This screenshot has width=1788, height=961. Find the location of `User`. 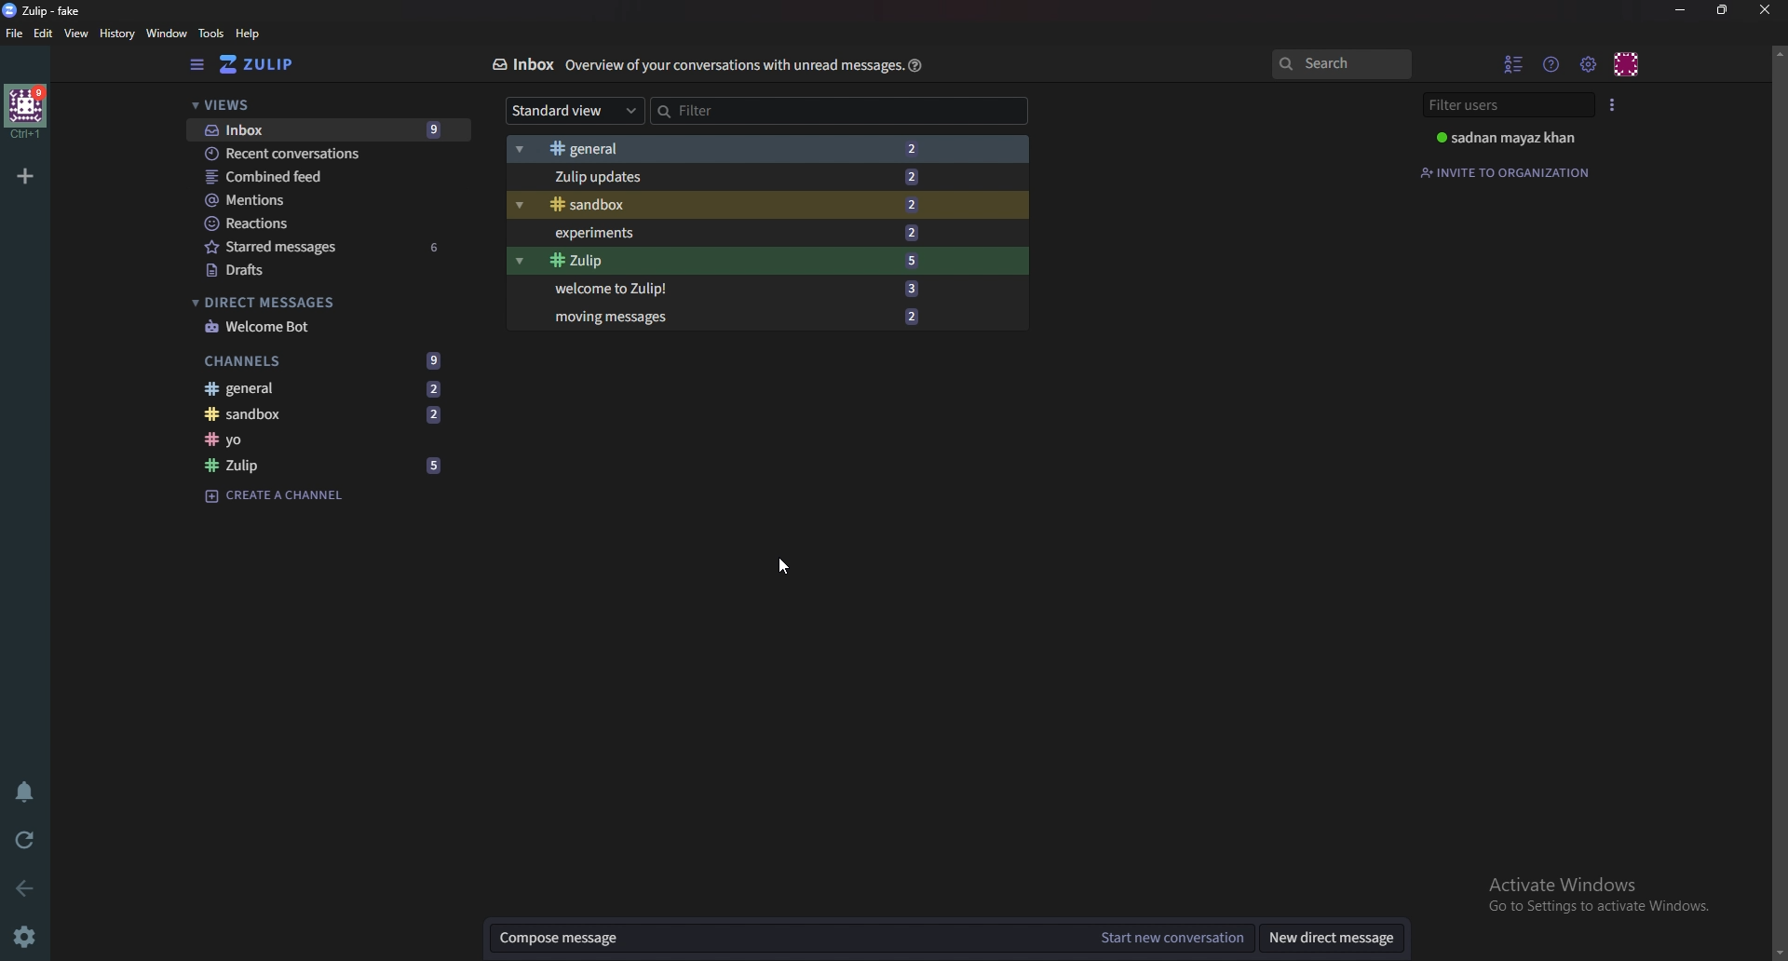

User is located at coordinates (1508, 138).